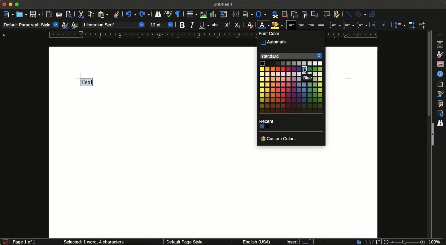 This screenshot has width=446, height=245. I want to click on Undo, so click(130, 15).